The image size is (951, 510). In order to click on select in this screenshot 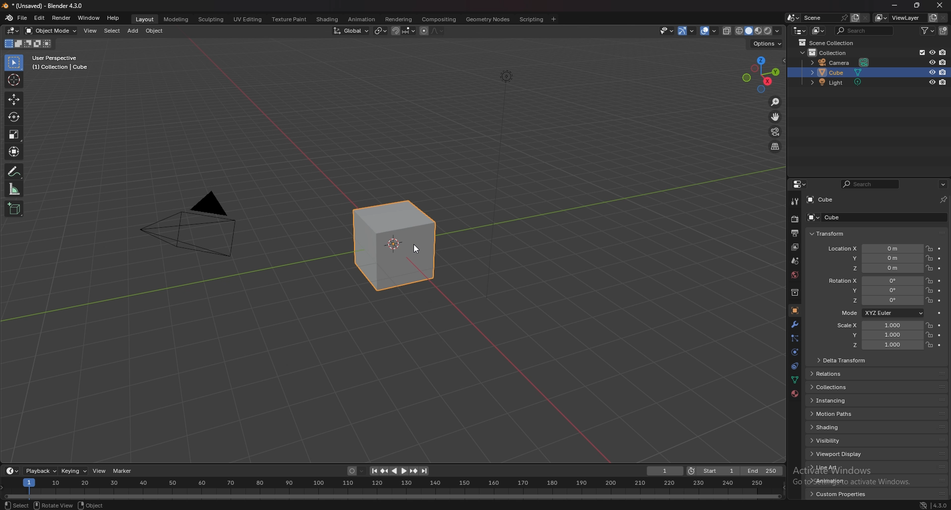, I will do `click(16, 63)`.